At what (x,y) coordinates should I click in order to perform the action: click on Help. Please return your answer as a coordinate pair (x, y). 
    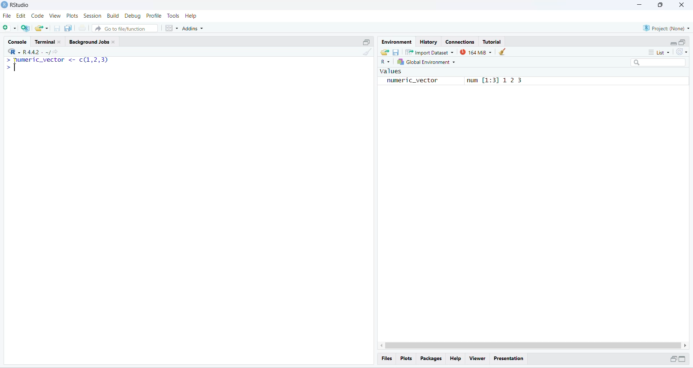
    Looking at the image, I should click on (455, 359).